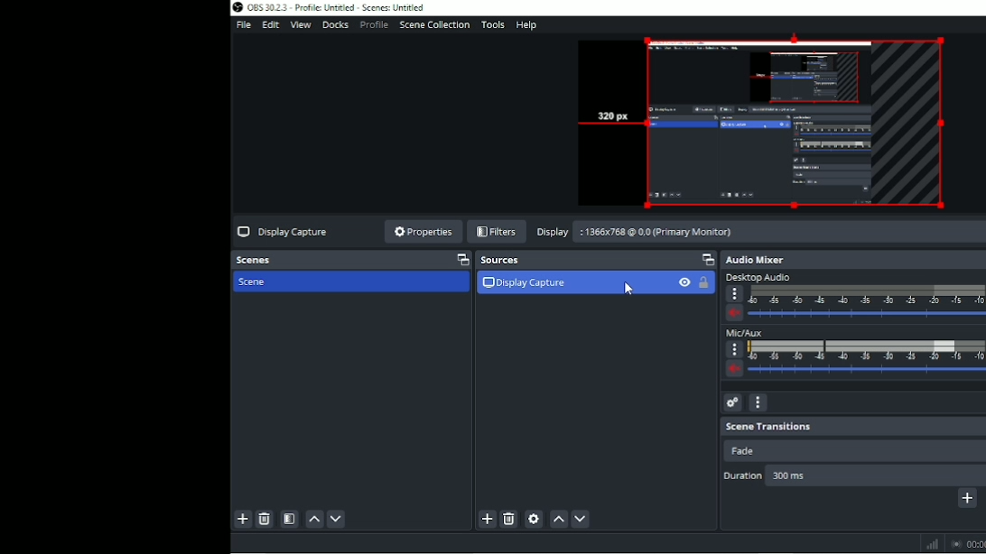 This screenshot has height=554, width=986. What do you see at coordinates (433, 25) in the screenshot?
I see `Scene collection` at bounding box center [433, 25].